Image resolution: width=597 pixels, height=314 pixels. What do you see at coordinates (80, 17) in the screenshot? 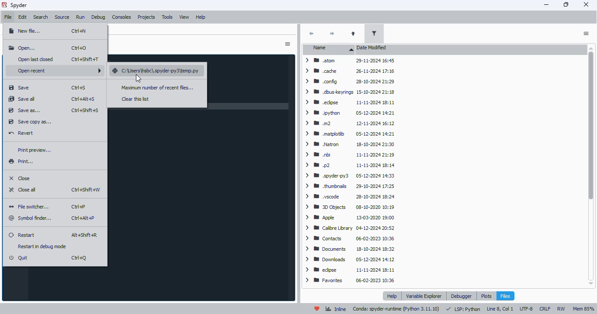
I see `run` at bounding box center [80, 17].